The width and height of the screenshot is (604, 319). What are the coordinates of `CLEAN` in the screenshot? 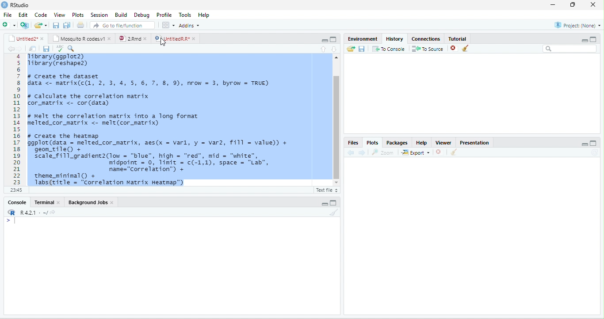 It's located at (455, 153).